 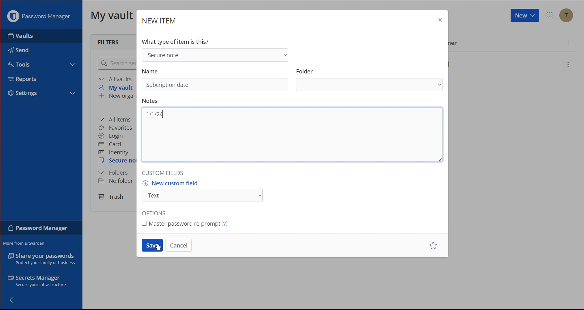 What do you see at coordinates (204, 196) in the screenshot?
I see `Text (dropdown)` at bounding box center [204, 196].